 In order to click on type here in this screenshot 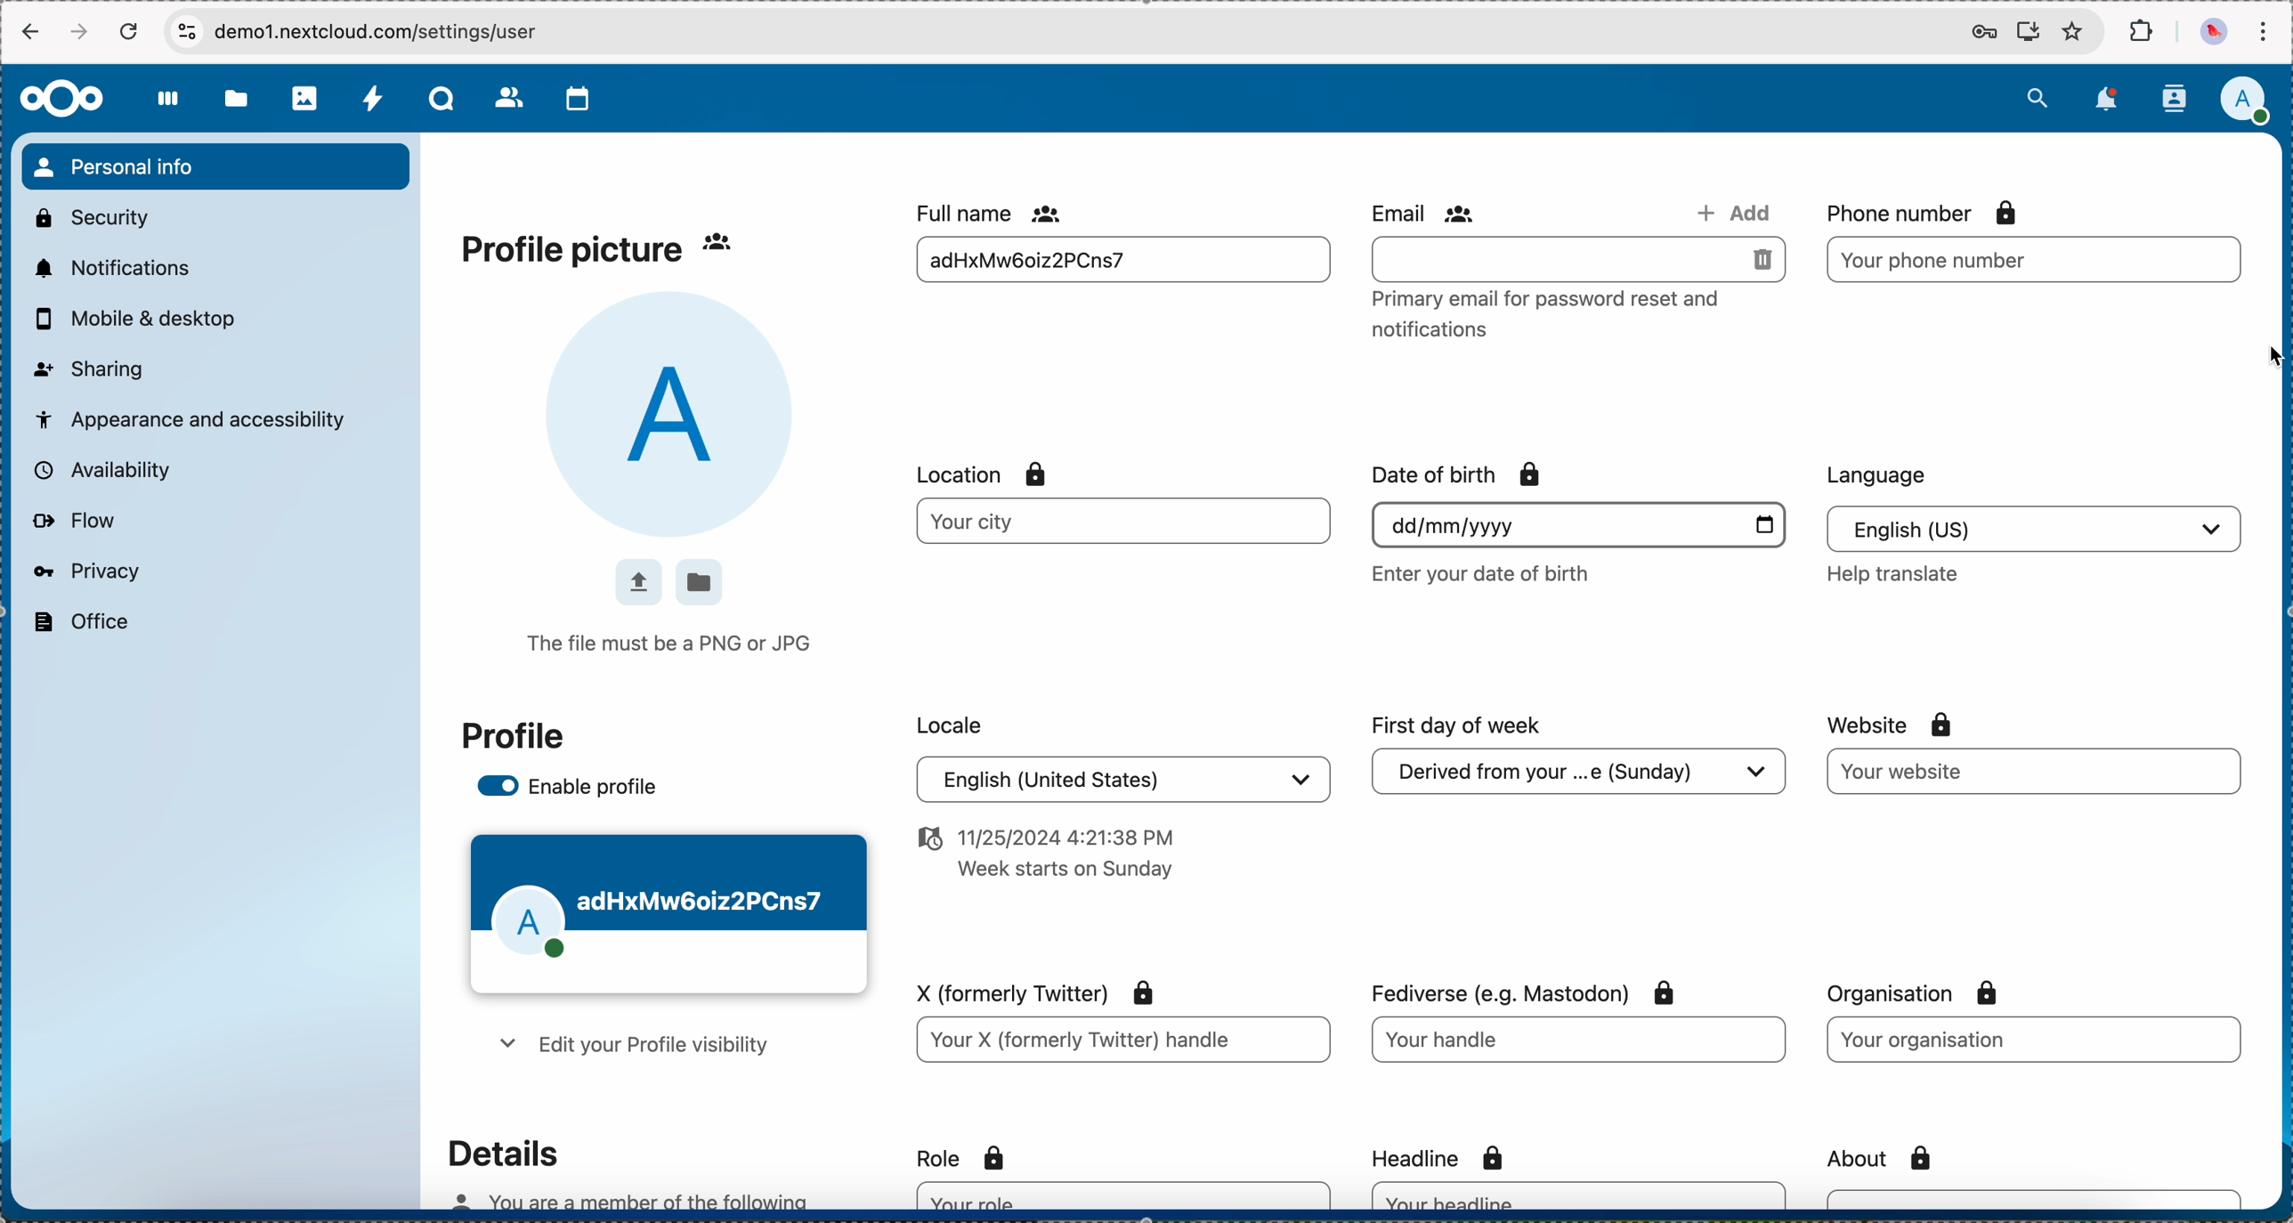, I will do `click(1579, 259)`.